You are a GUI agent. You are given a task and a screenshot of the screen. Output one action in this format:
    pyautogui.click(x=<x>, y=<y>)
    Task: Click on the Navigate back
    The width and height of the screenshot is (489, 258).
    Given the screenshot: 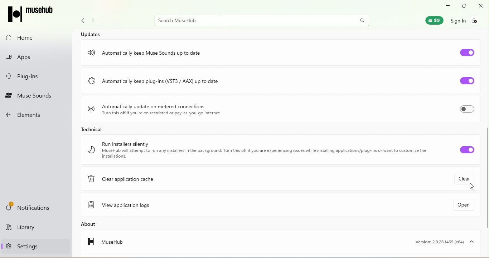 What is the action you would take?
    pyautogui.click(x=81, y=22)
    